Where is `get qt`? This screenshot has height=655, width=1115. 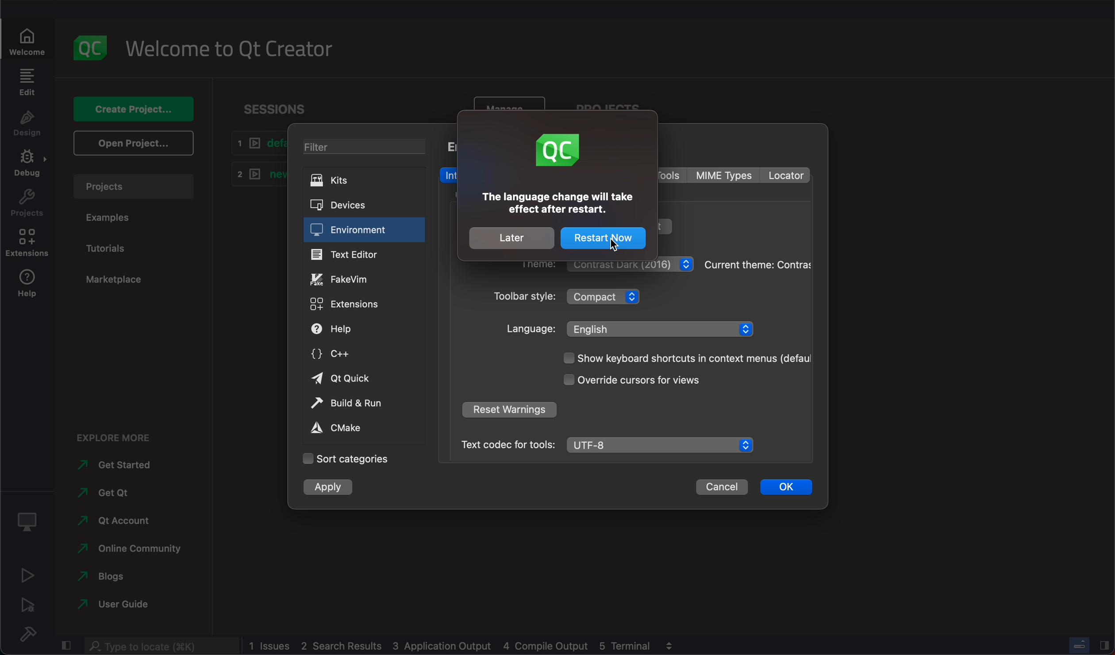
get qt is located at coordinates (108, 493).